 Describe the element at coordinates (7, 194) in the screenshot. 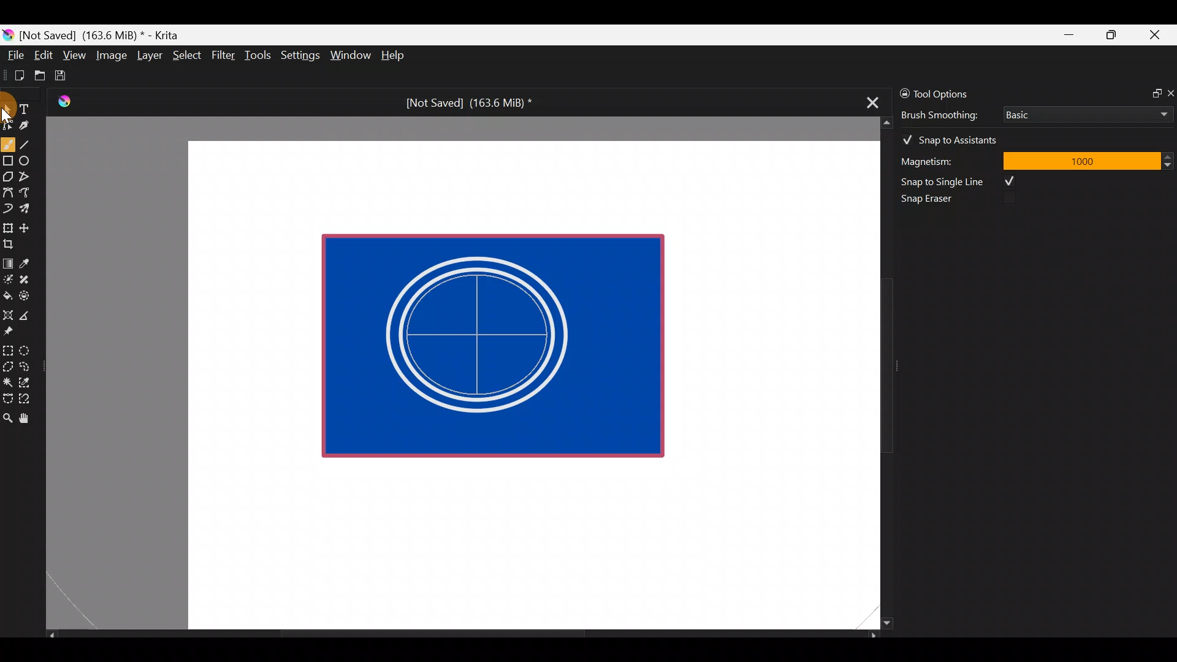

I see `Bezier curve tool` at that location.